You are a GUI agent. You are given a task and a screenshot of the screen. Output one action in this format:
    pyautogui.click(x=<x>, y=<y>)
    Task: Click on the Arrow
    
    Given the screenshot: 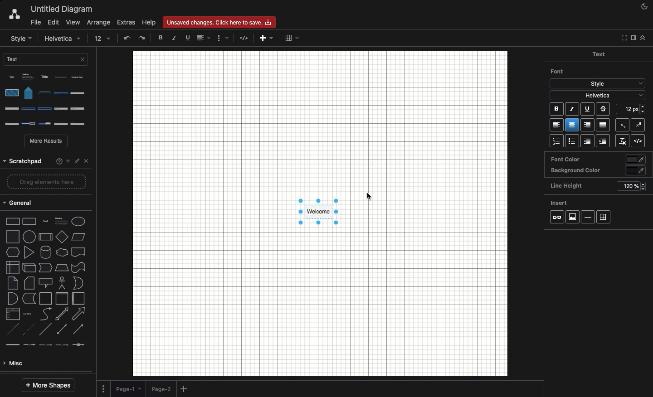 What is the action you would take?
    pyautogui.click(x=245, y=38)
    